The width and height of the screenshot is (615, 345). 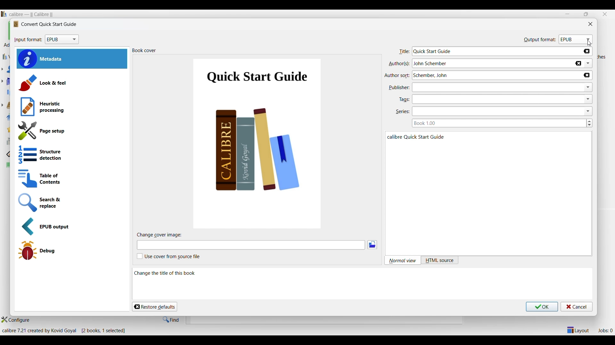 What do you see at coordinates (163, 235) in the screenshot?
I see `change cover image` at bounding box center [163, 235].